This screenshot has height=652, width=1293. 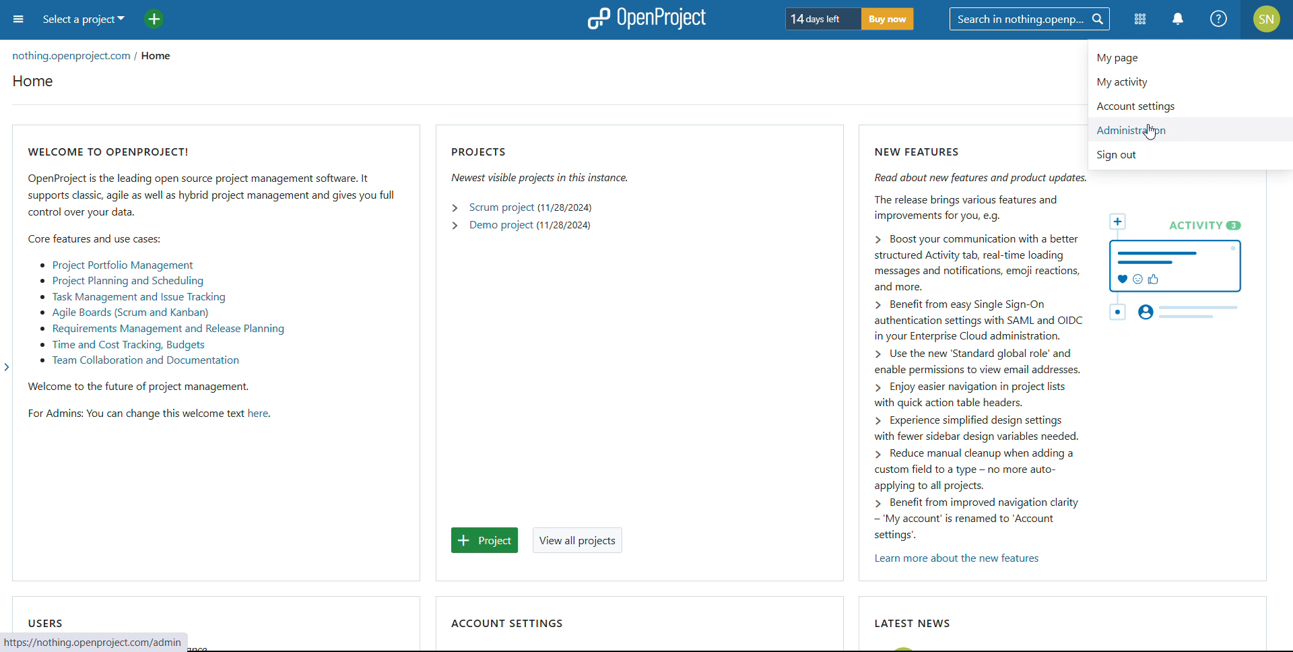 I want to click on demo project, so click(x=500, y=225).